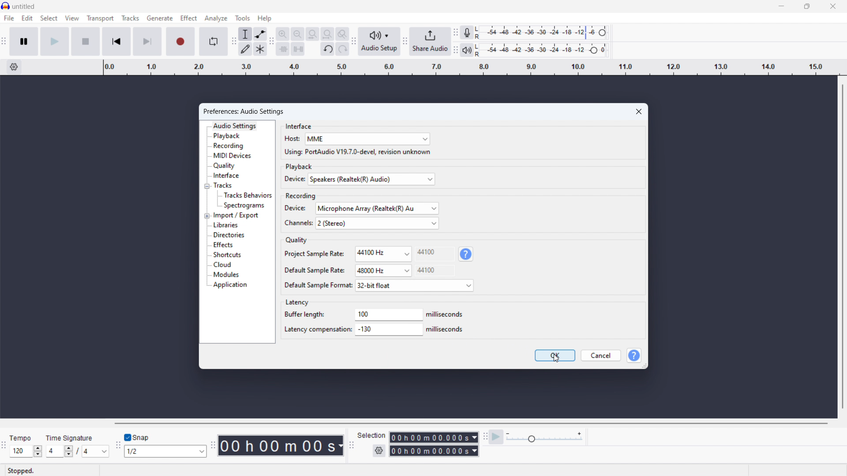  Describe the element at coordinates (116, 41) in the screenshot. I see `skip to start` at that location.